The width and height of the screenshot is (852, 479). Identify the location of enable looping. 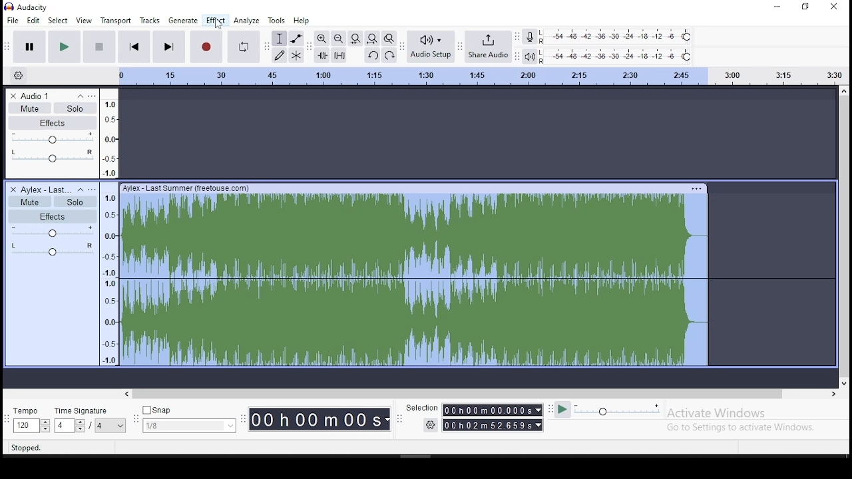
(244, 47).